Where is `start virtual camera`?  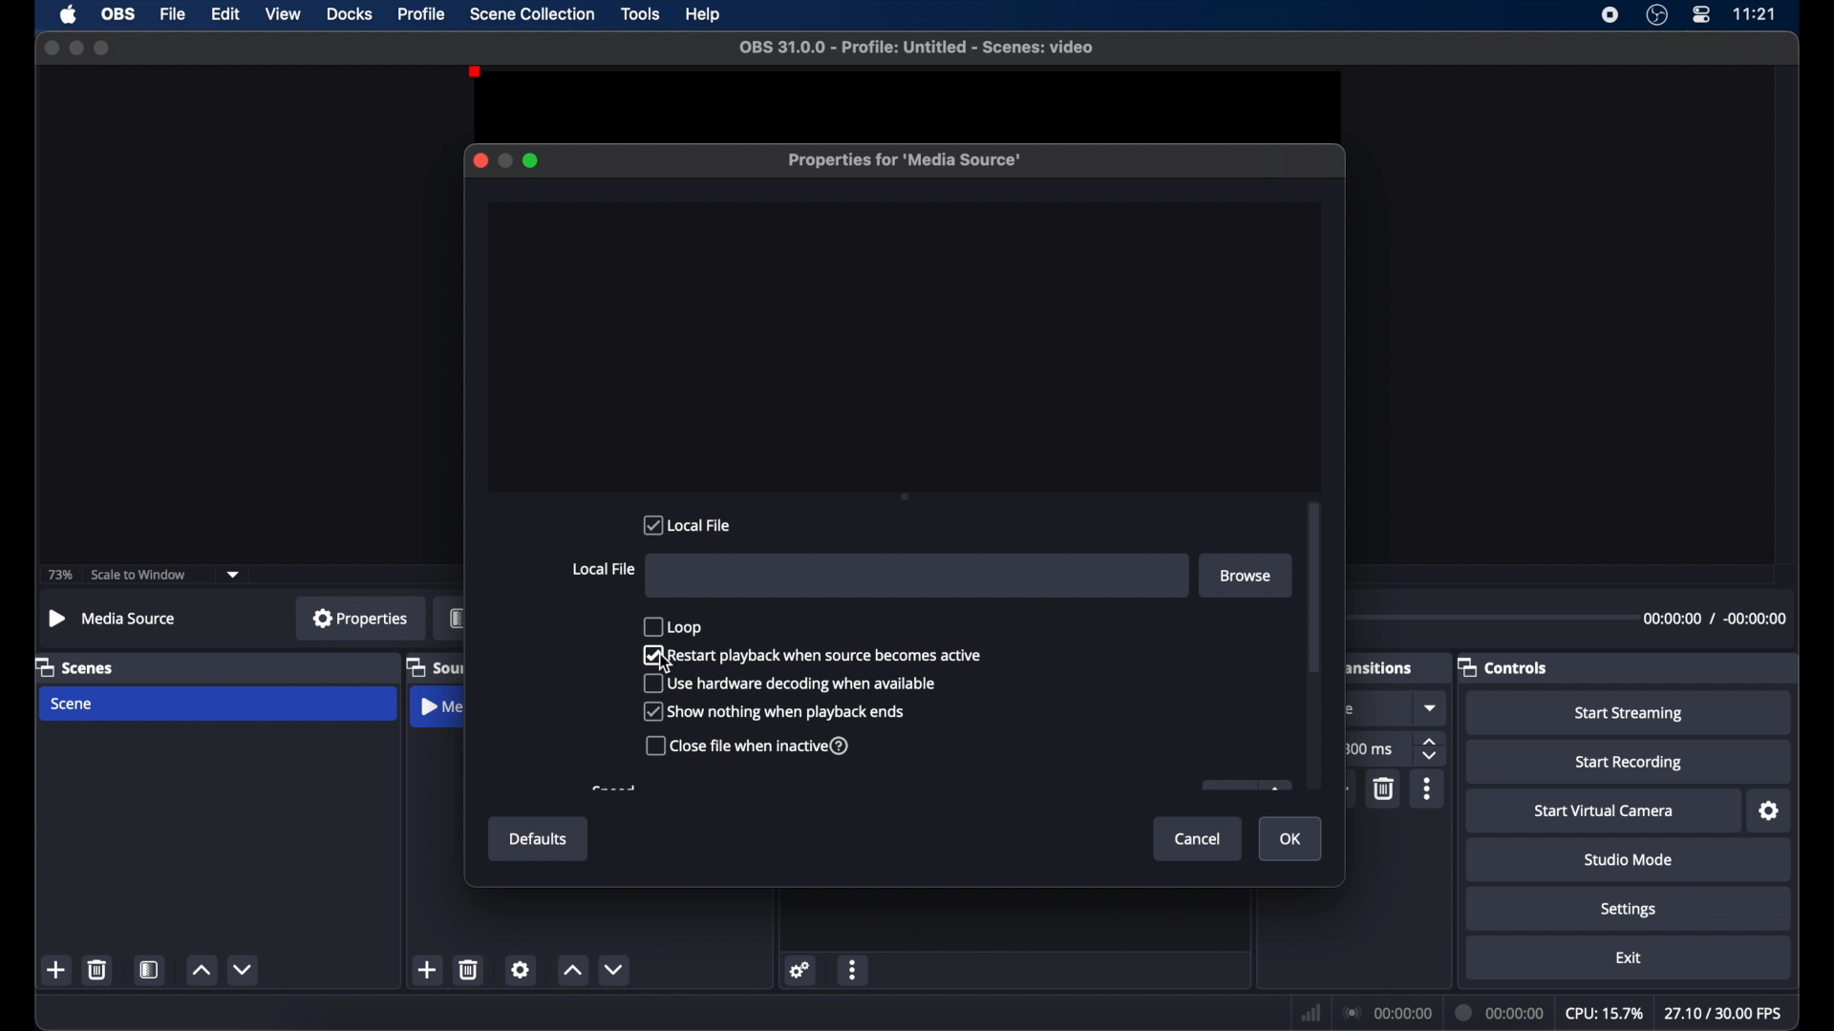
start virtual camera is located at coordinates (1606, 811).